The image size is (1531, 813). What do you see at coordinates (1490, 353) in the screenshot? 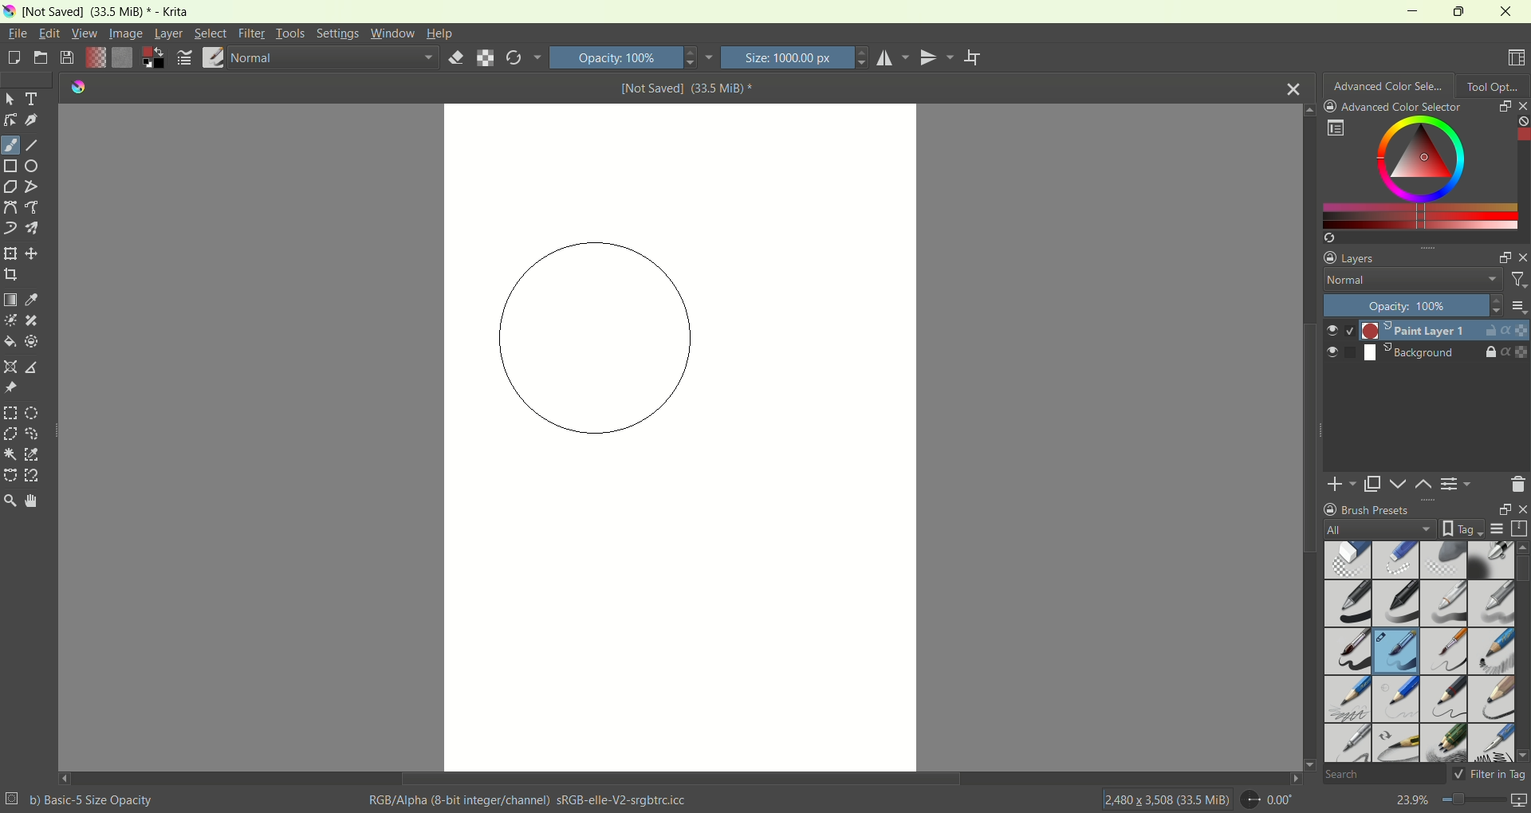
I see `lock` at bounding box center [1490, 353].